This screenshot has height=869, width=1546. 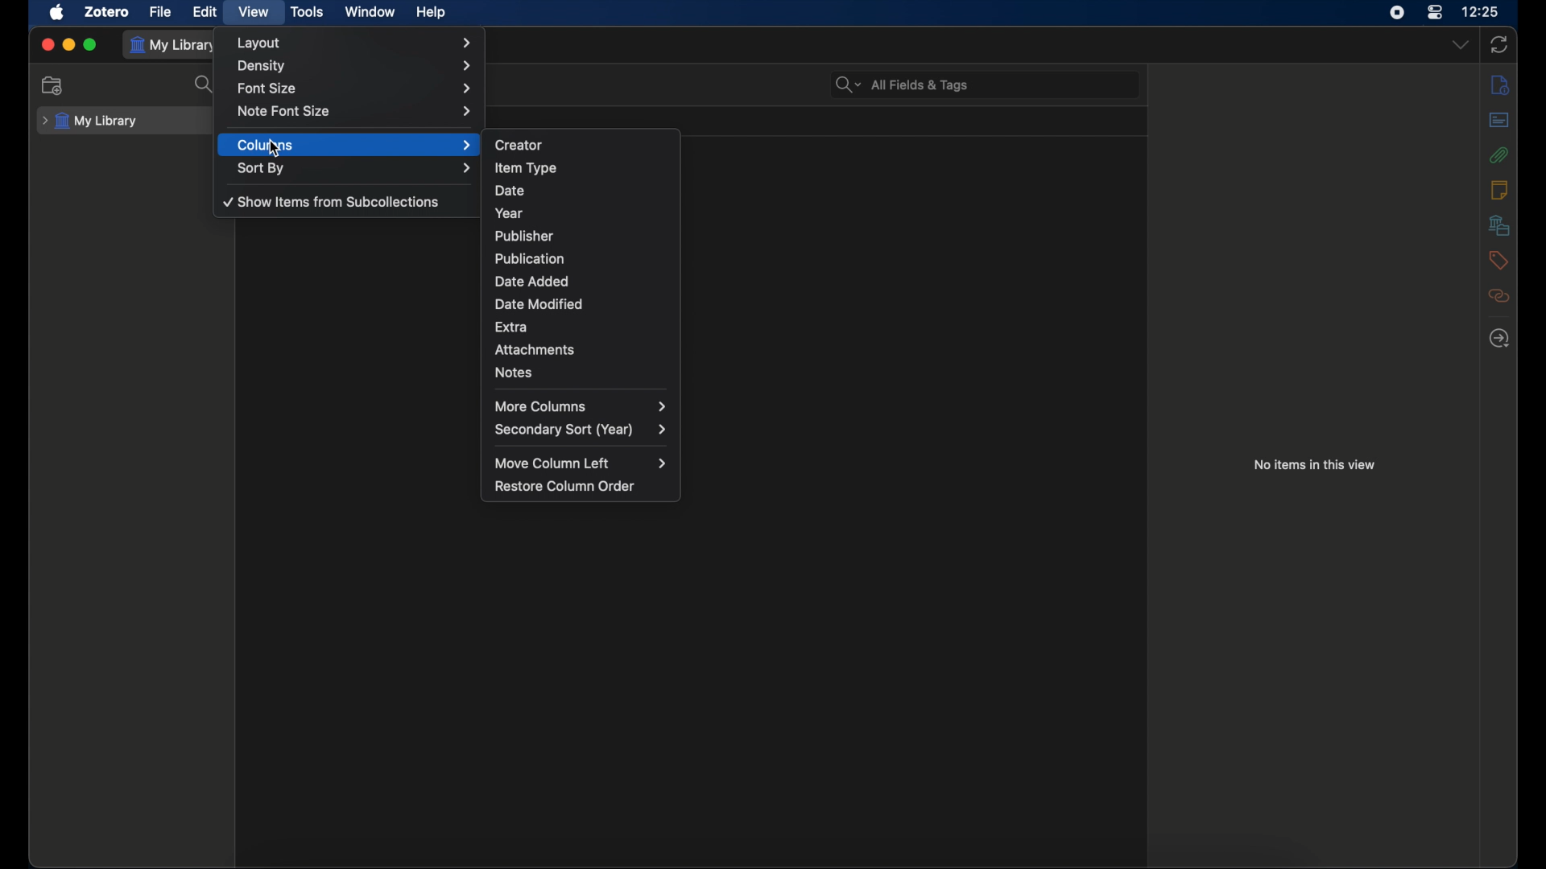 What do you see at coordinates (1499, 339) in the screenshot?
I see `locate` at bounding box center [1499, 339].